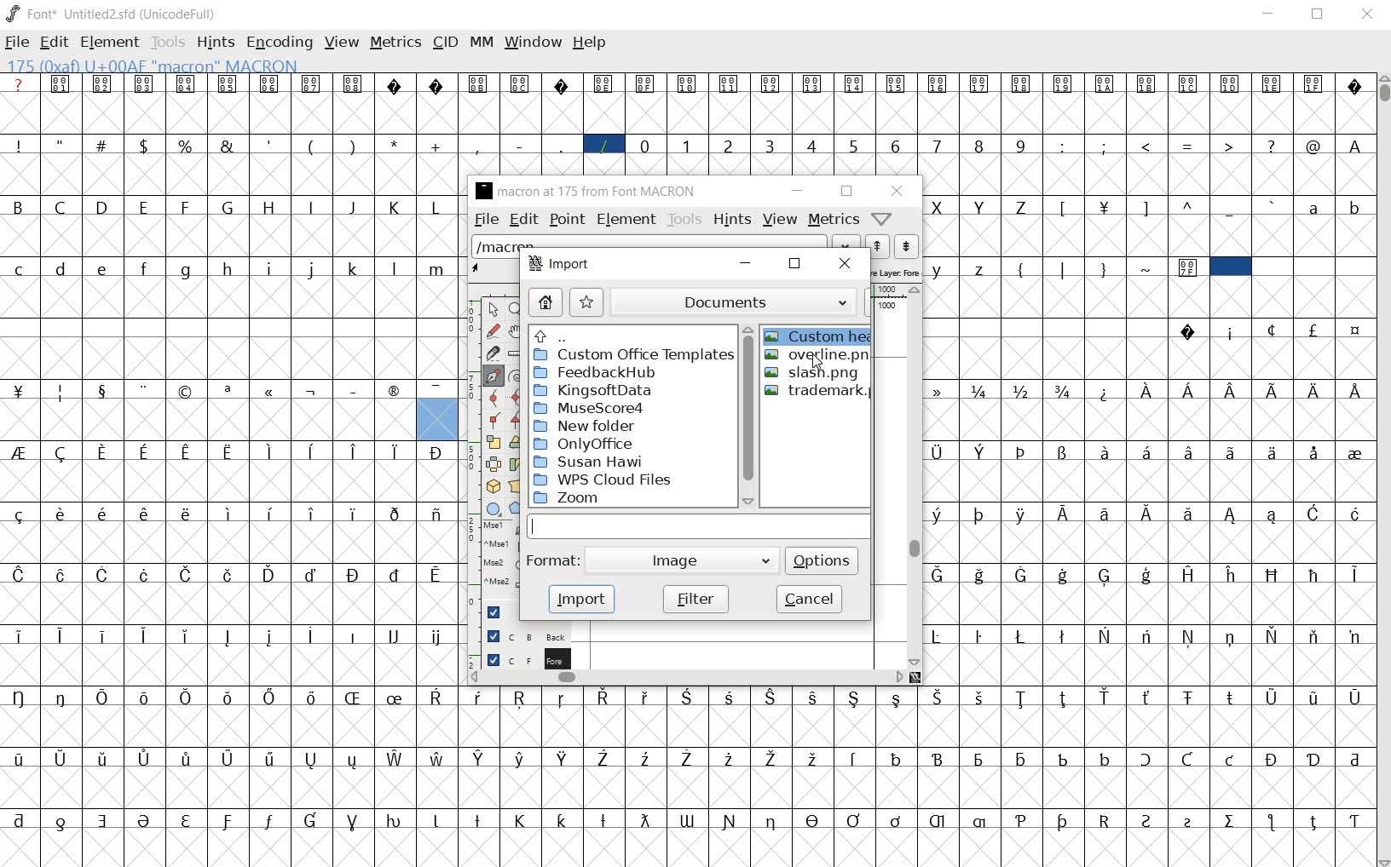 Image resolution: width=1391 pixels, height=867 pixels. I want to click on import, so click(565, 264).